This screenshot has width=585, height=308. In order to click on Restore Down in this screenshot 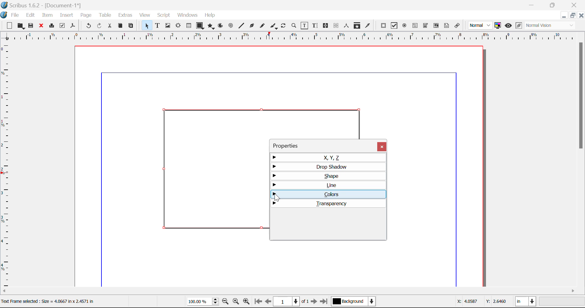, I will do `click(533, 5)`.